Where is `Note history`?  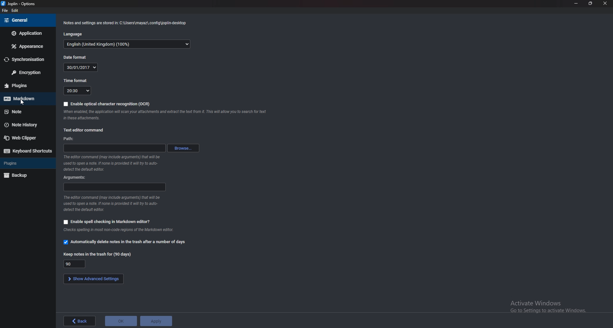
Note history is located at coordinates (24, 125).